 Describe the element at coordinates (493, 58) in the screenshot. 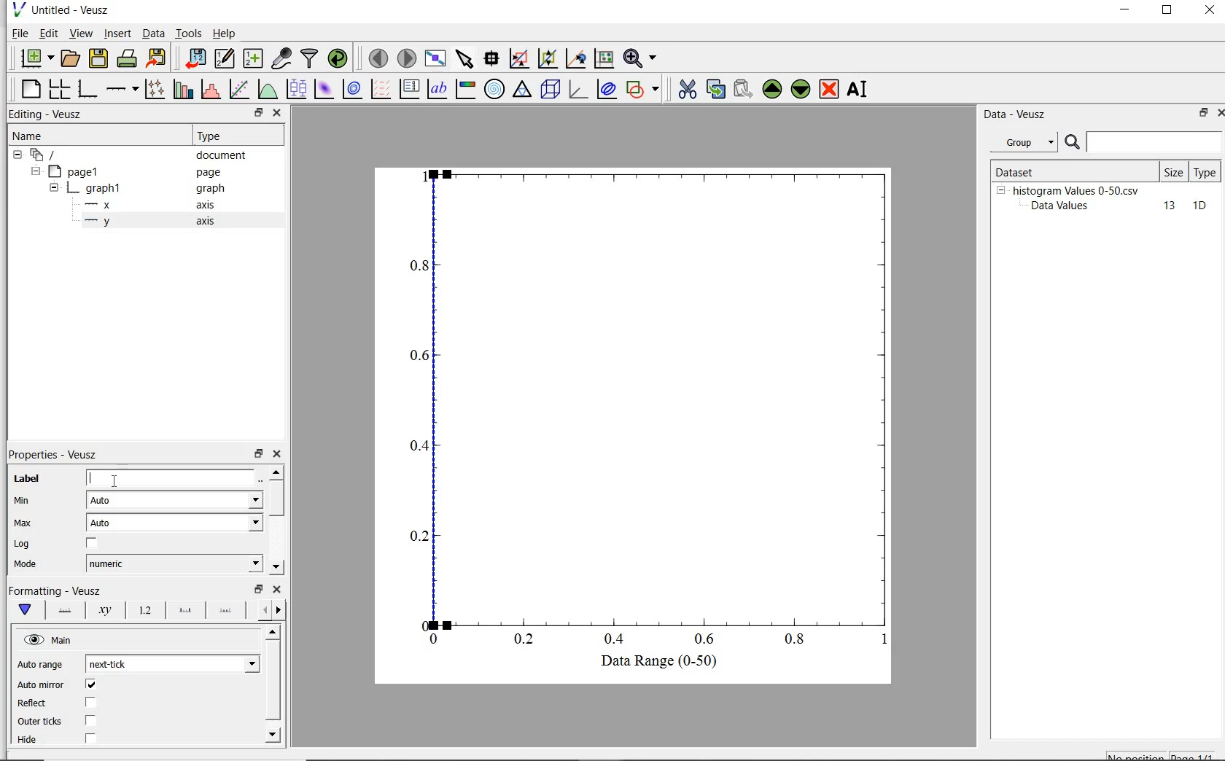

I see `read data points on the graph` at that location.